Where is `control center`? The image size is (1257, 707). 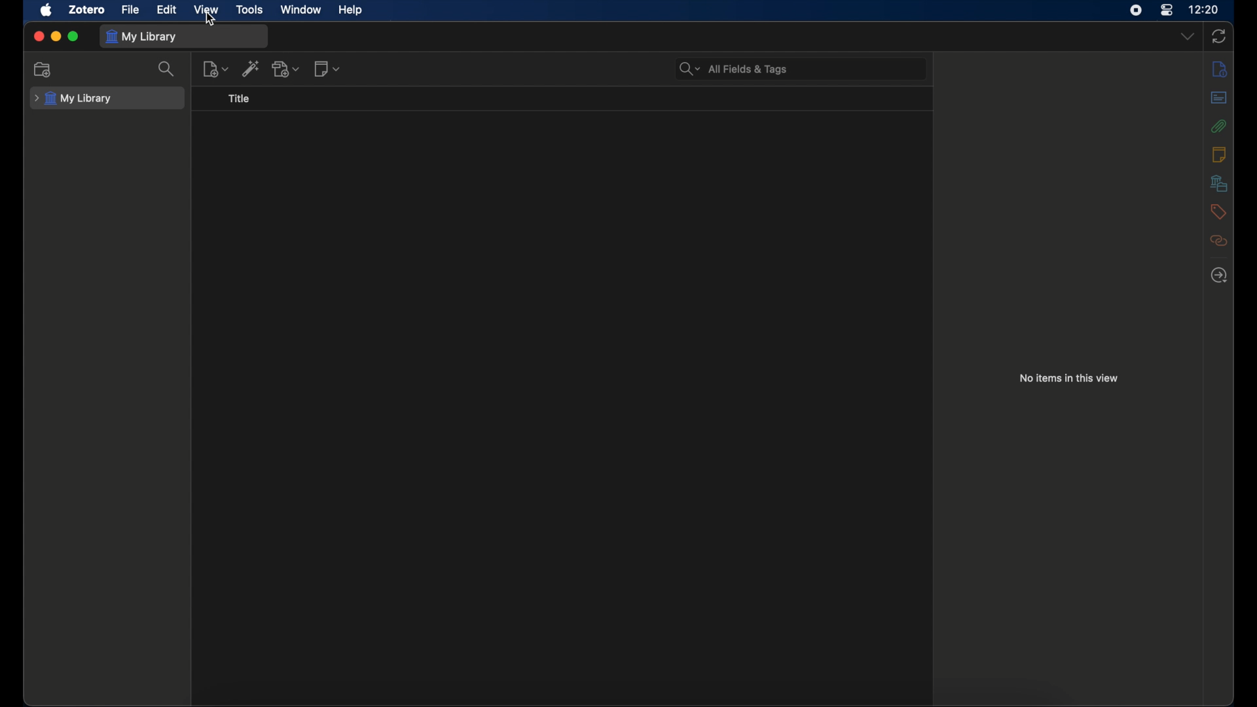
control center is located at coordinates (1167, 9).